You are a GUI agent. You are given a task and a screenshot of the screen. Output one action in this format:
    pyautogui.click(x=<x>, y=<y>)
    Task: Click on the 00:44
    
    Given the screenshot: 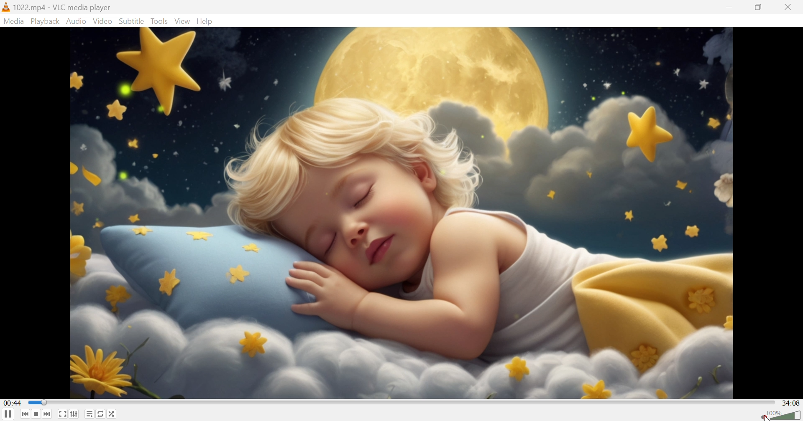 What is the action you would take?
    pyautogui.click(x=13, y=403)
    